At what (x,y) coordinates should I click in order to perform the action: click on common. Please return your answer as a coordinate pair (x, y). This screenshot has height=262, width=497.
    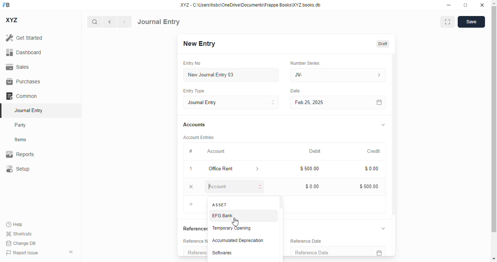
    Looking at the image, I should click on (21, 96).